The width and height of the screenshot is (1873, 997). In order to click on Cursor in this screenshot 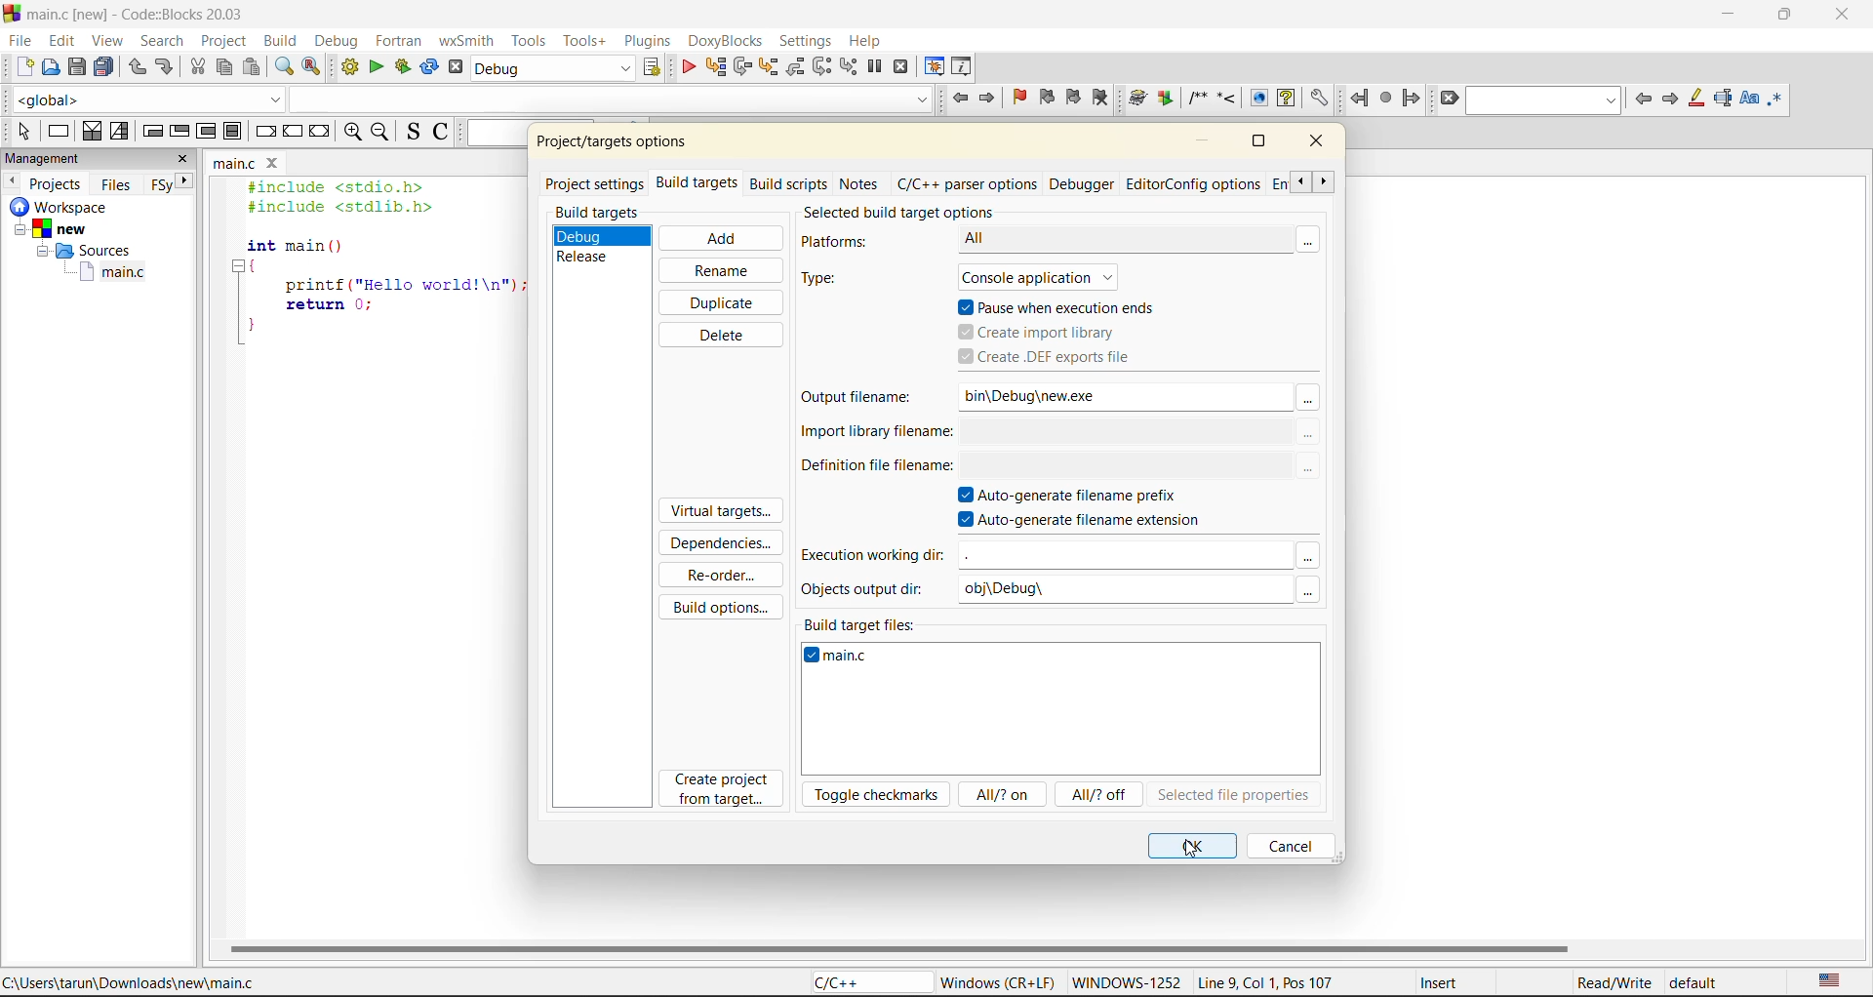, I will do `click(1190, 852)`.